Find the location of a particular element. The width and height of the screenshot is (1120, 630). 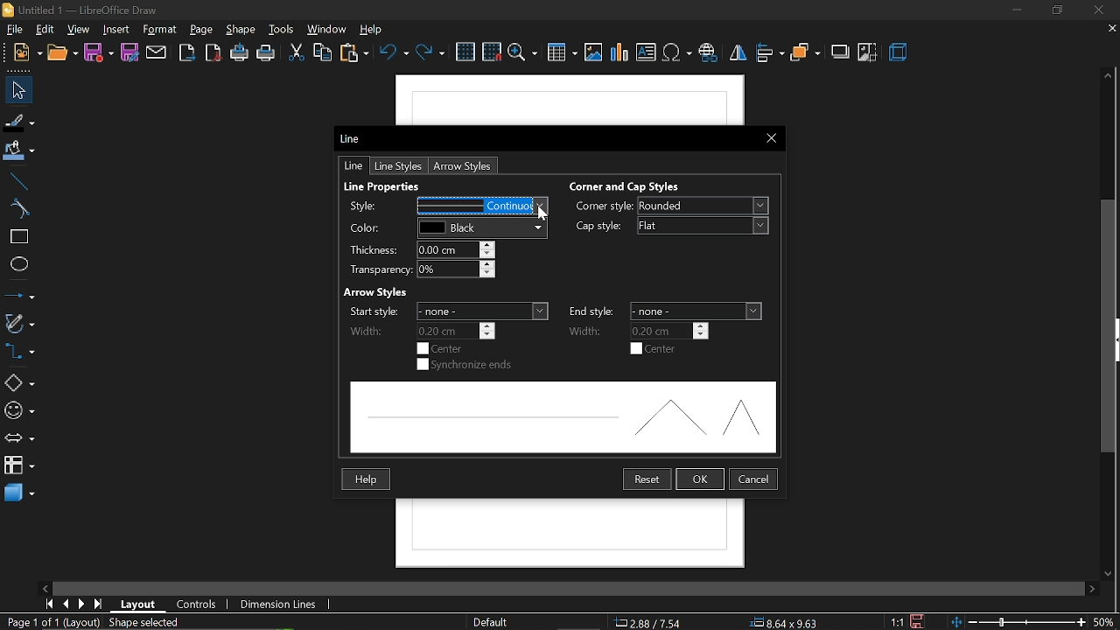

vertical scrollbar is located at coordinates (1110, 325).